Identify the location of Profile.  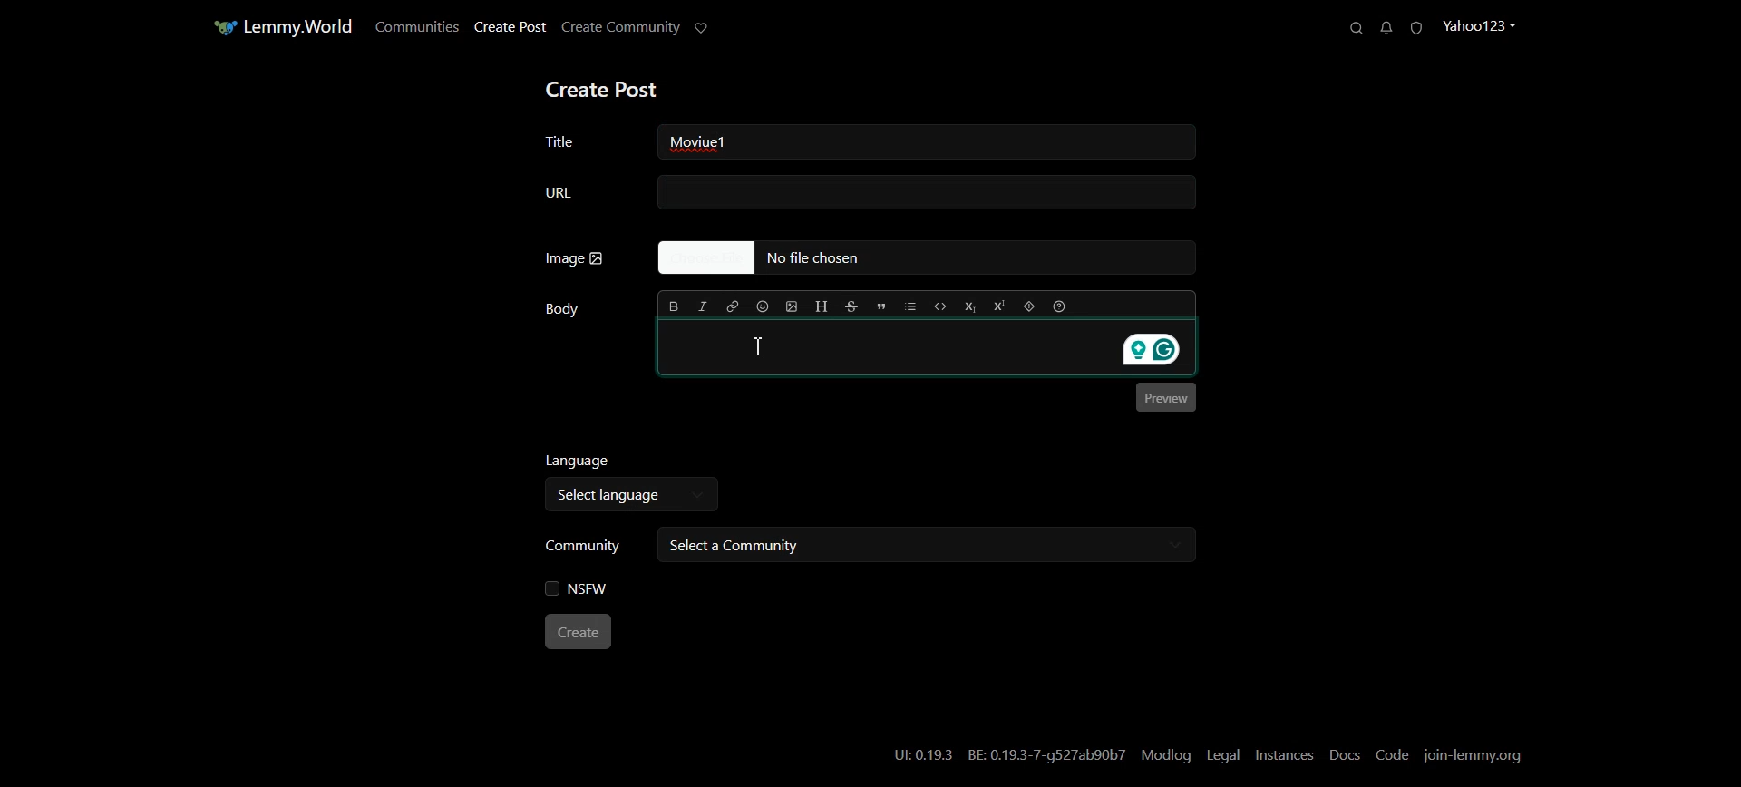
(1484, 25).